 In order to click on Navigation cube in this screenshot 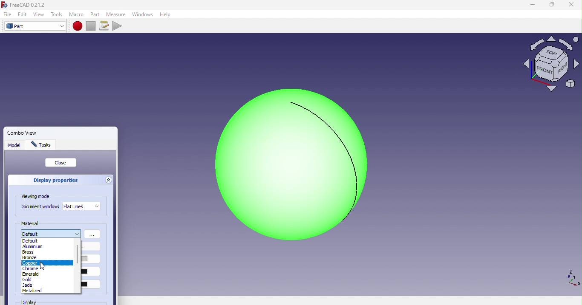, I will do `click(551, 67)`.